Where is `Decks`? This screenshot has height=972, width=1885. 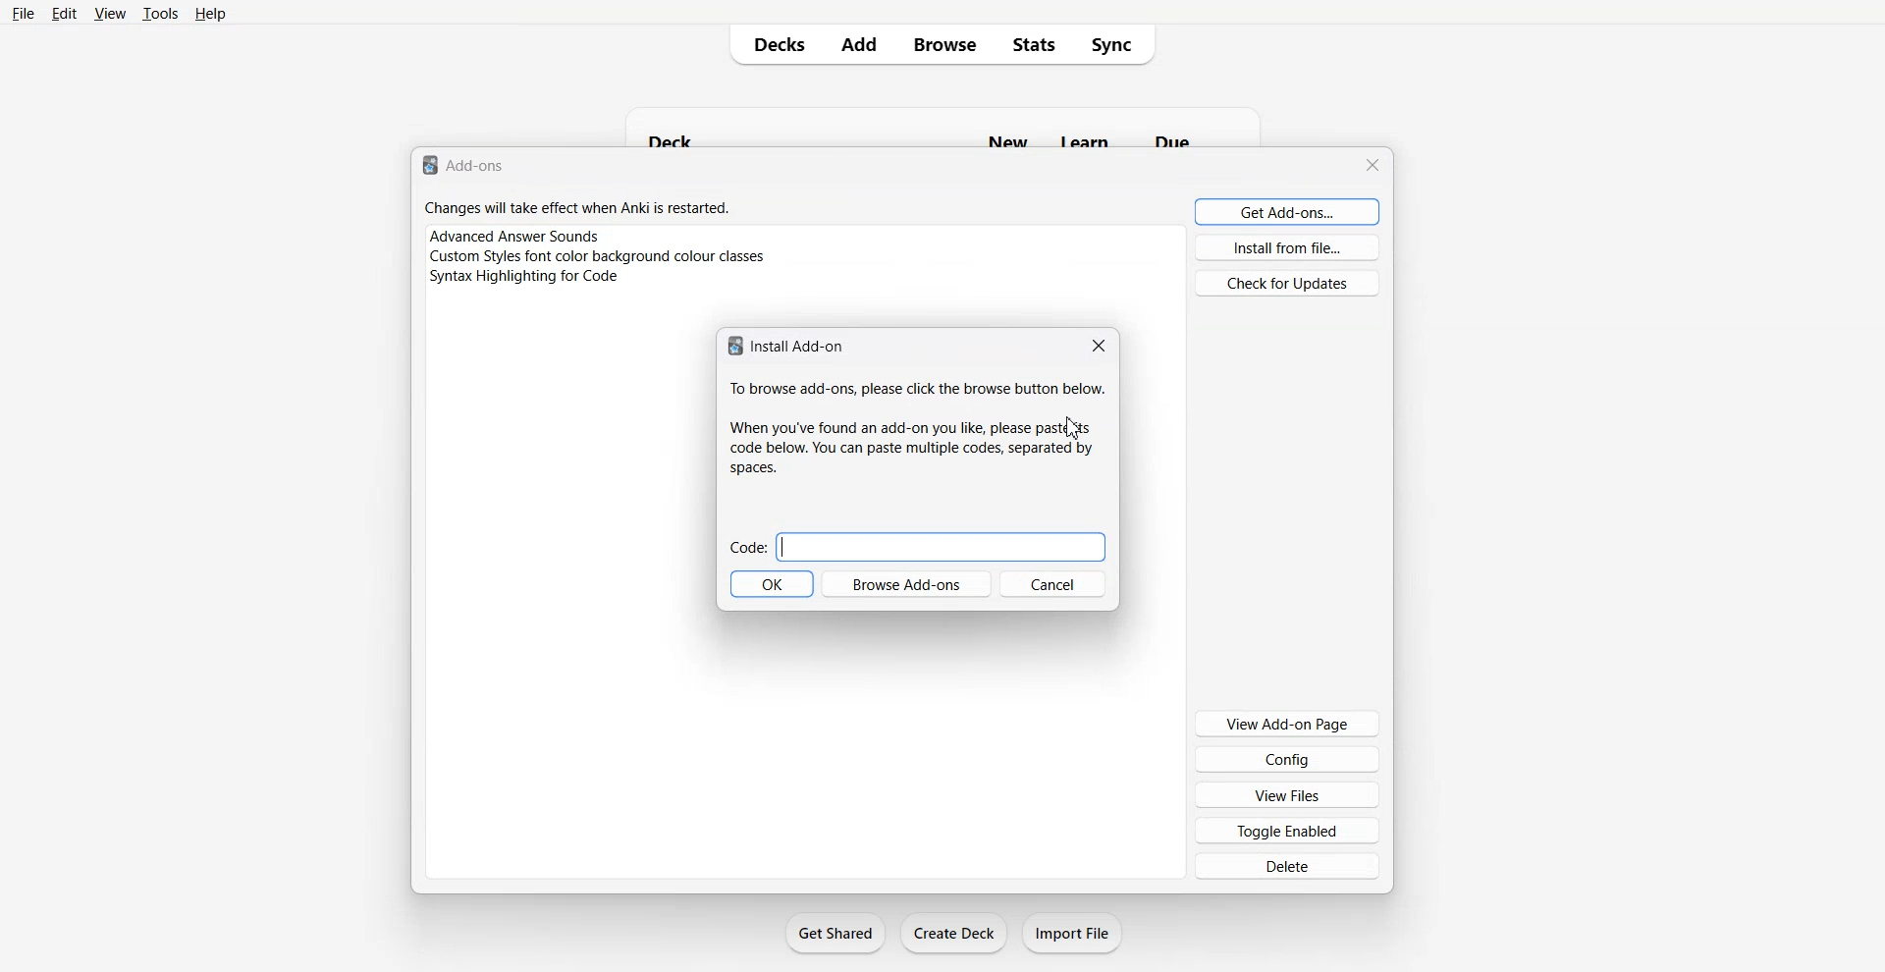
Decks is located at coordinates (773, 44).